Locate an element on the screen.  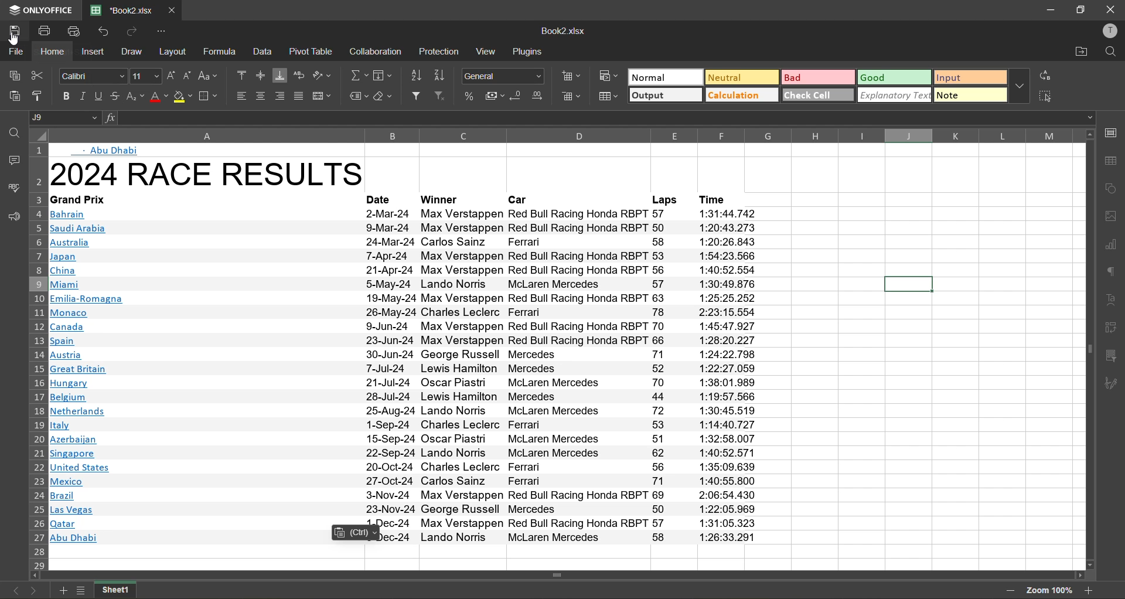
car is located at coordinates (523, 199).